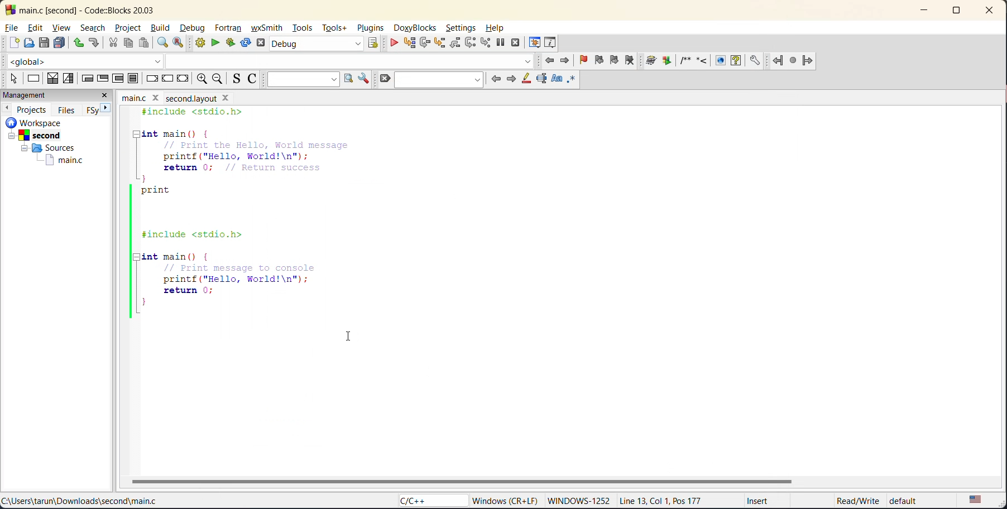 This screenshot has height=509, width=1007. I want to click on next instruction, so click(470, 44).